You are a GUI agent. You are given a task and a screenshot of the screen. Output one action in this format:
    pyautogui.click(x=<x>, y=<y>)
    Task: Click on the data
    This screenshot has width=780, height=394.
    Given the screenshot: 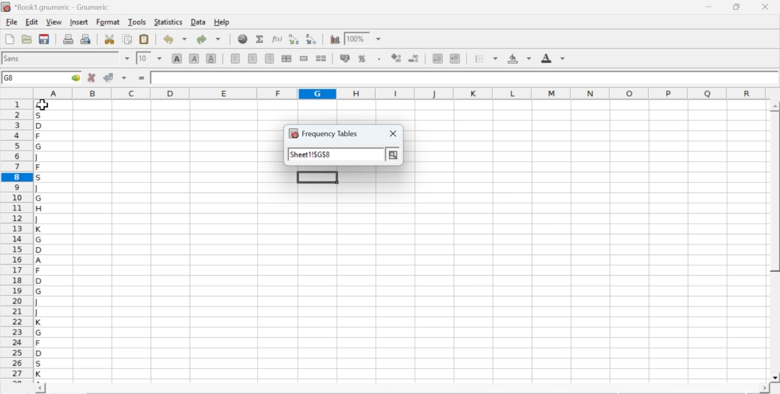 What is the action you would take?
    pyautogui.click(x=199, y=21)
    